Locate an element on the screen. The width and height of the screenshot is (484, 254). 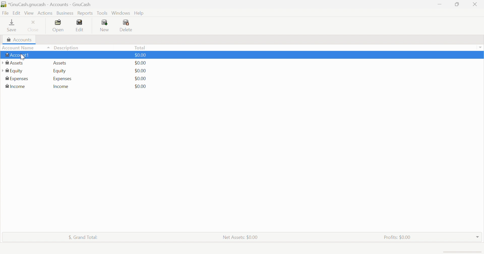
Assets is located at coordinates (59, 63).